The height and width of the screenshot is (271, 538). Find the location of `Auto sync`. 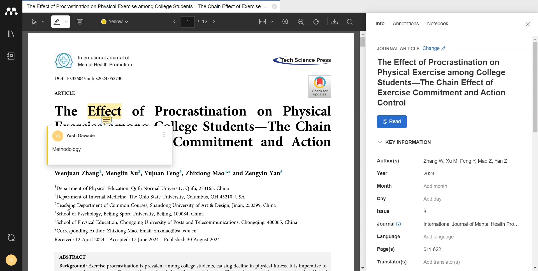

Auto sync is located at coordinates (12, 238).